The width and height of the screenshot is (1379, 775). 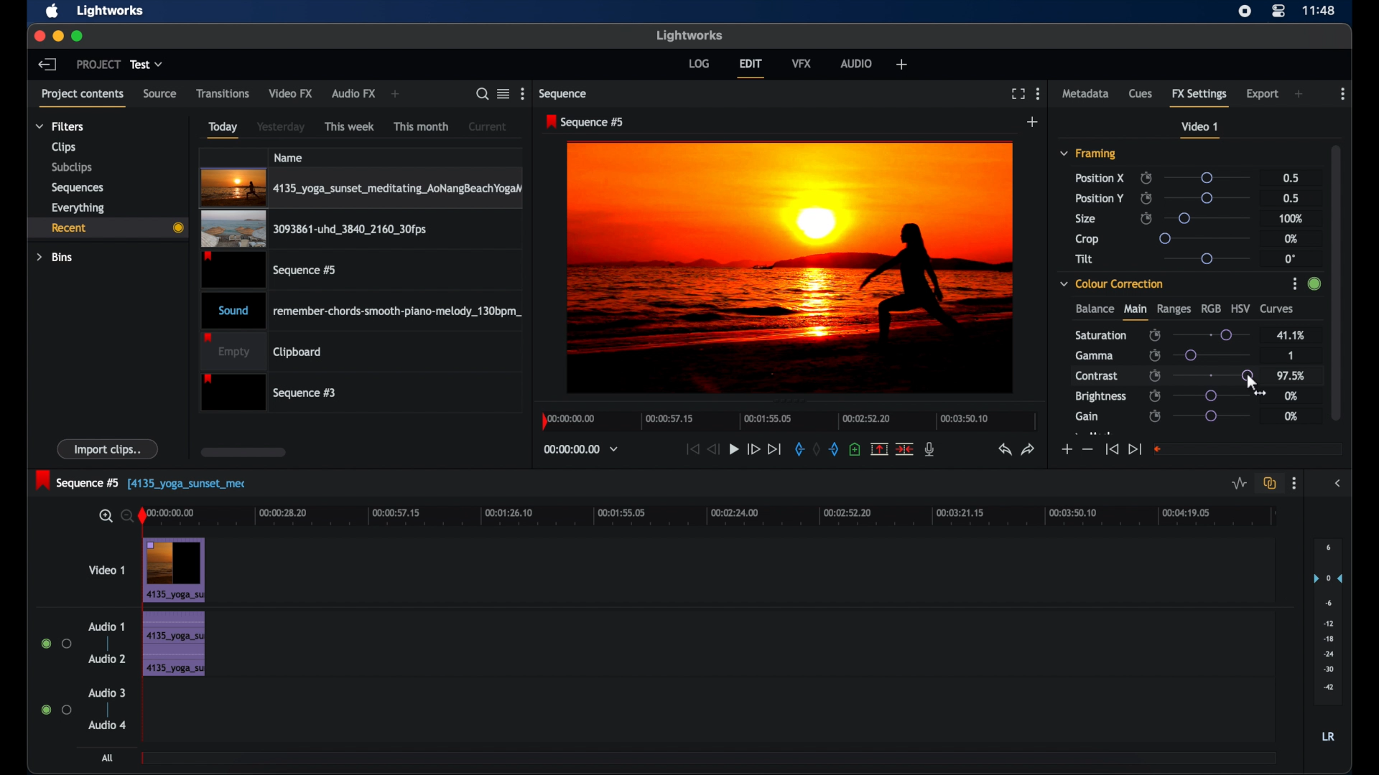 I want to click on 1, so click(x=1289, y=354).